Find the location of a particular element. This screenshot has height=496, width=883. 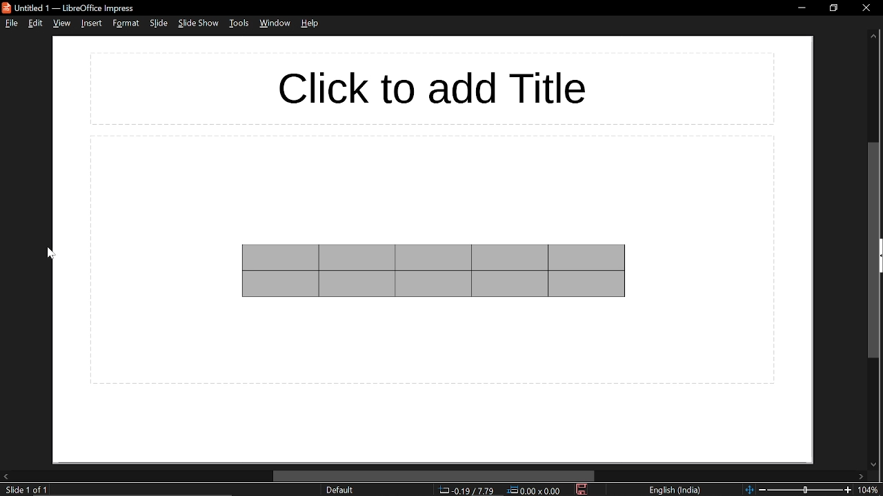

tools is located at coordinates (240, 23).